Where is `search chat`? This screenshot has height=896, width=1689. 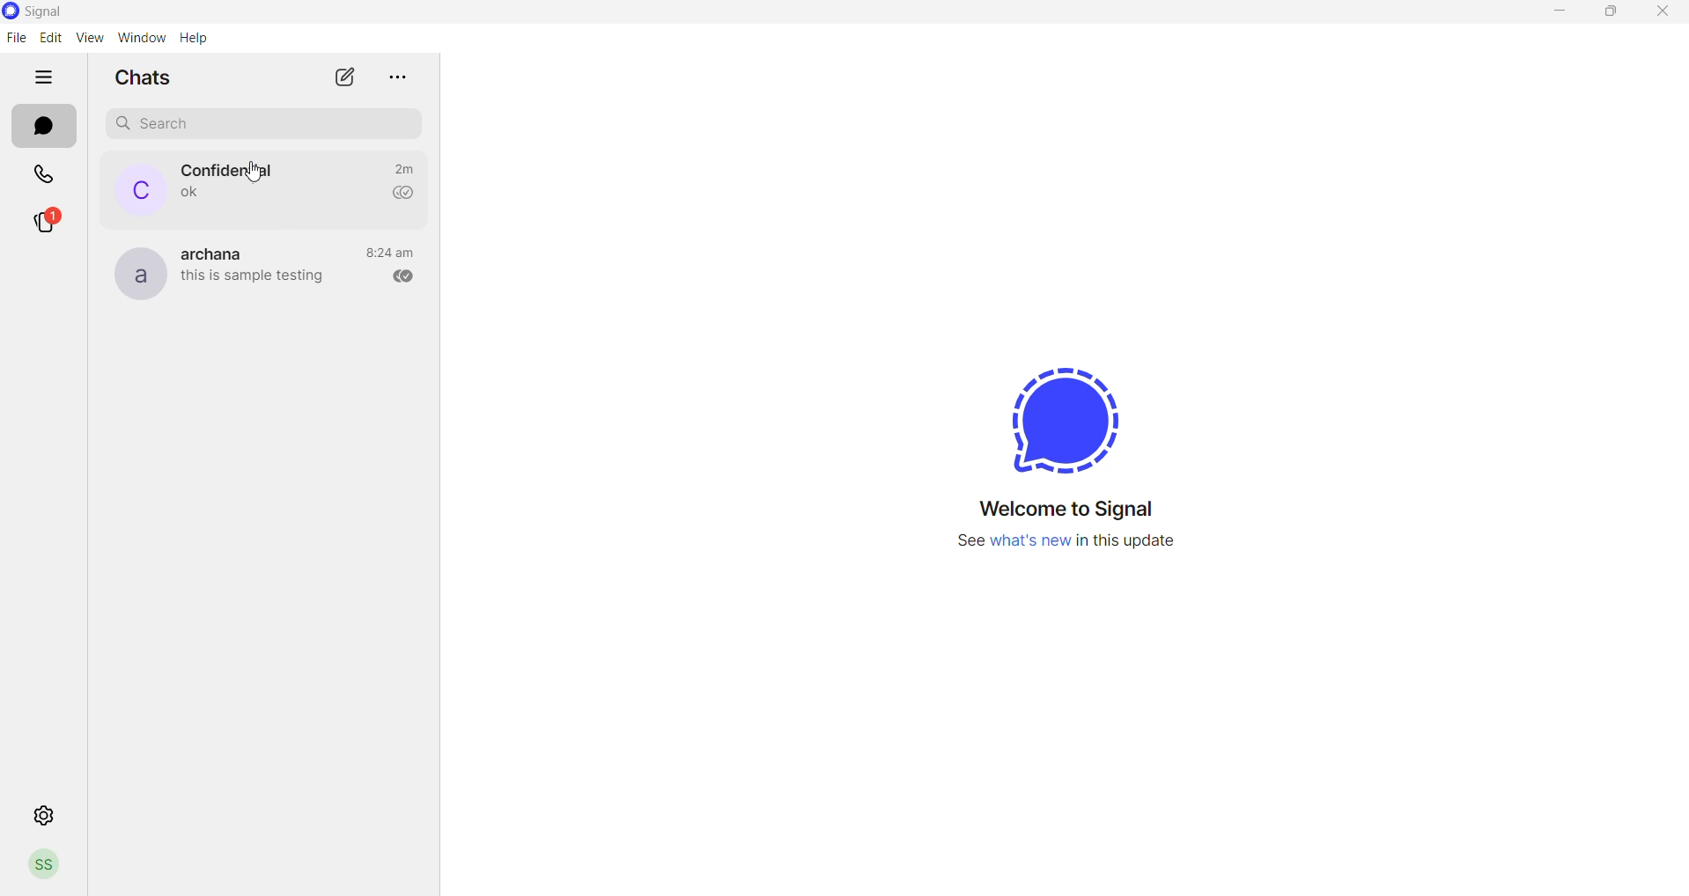
search chat is located at coordinates (267, 124).